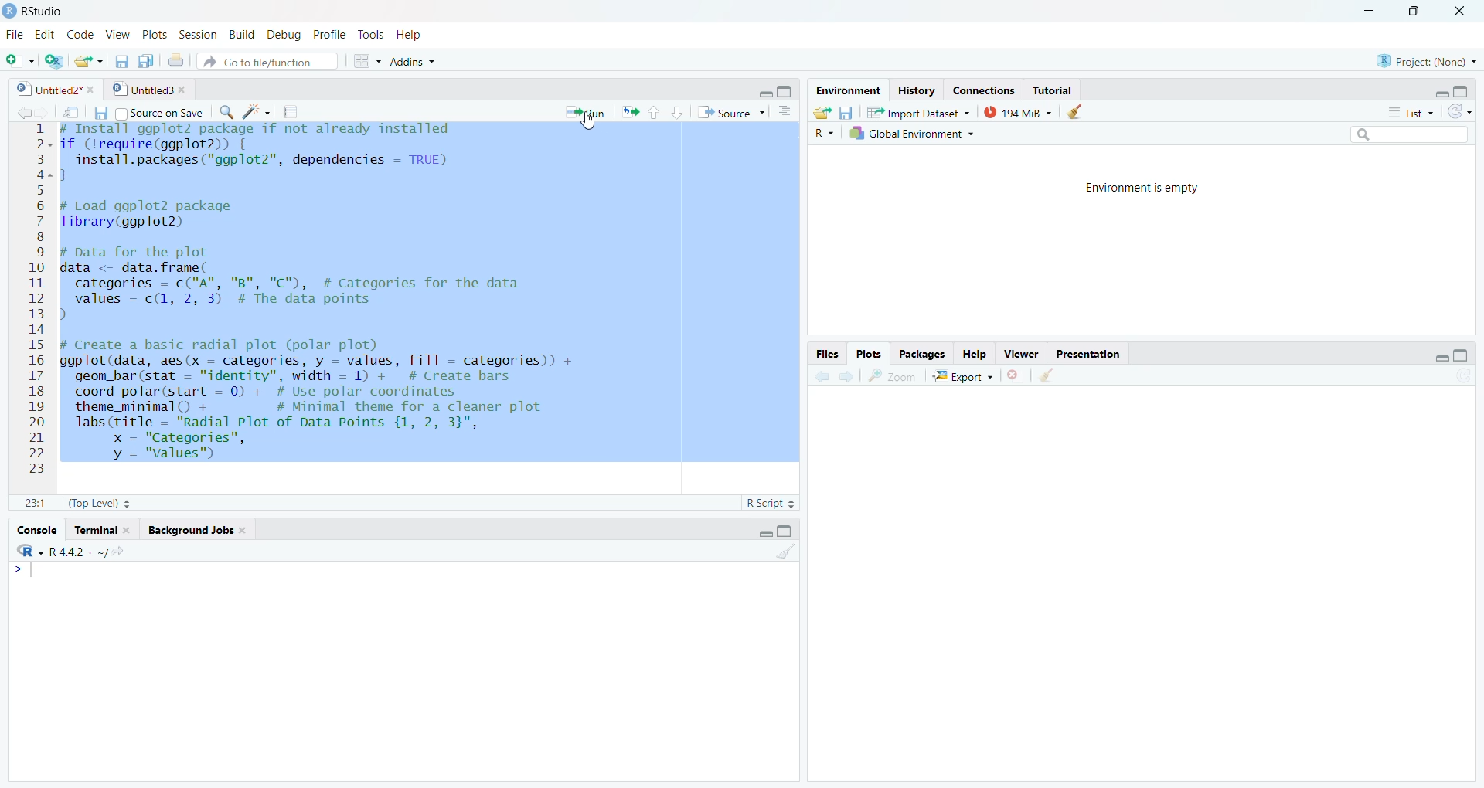 The height and width of the screenshot is (788, 1484). Describe the element at coordinates (90, 61) in the screenshot. I see `open an exist file` at that location.